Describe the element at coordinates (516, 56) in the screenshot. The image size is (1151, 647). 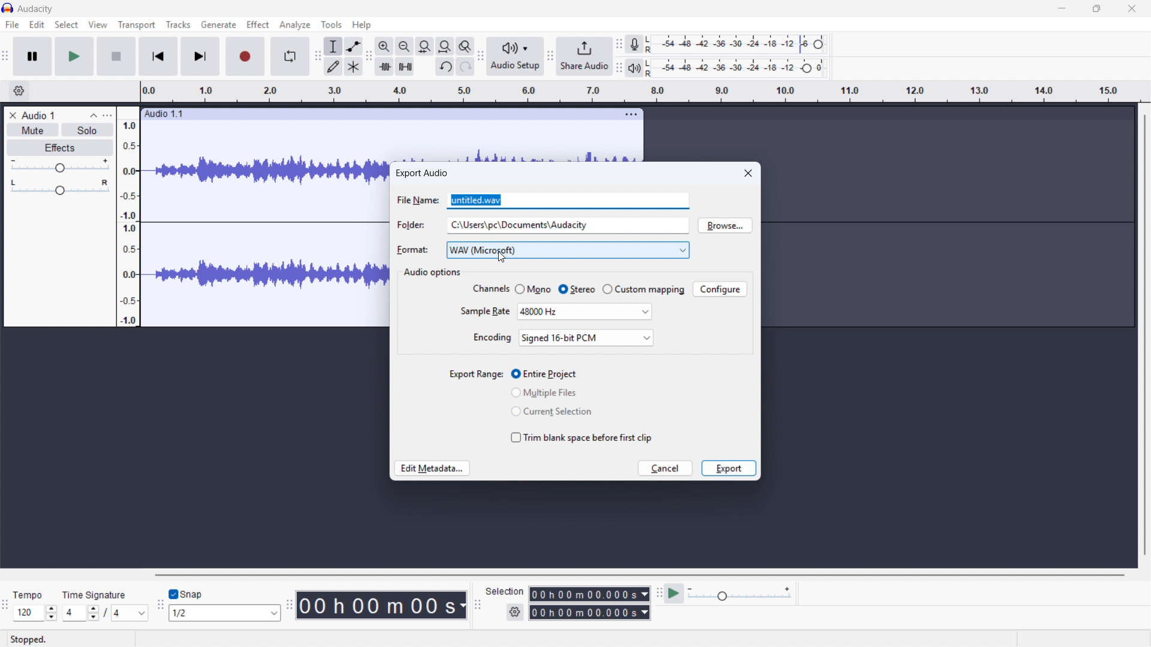
I see `Audio setup ` at that location.